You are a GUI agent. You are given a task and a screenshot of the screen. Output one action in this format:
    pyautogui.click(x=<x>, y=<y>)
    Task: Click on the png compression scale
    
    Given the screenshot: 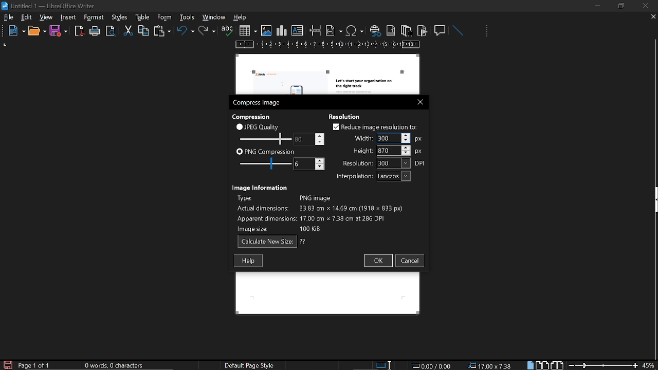 What is the action you would take?
    pyautogui.click(x=263, y=163)
    